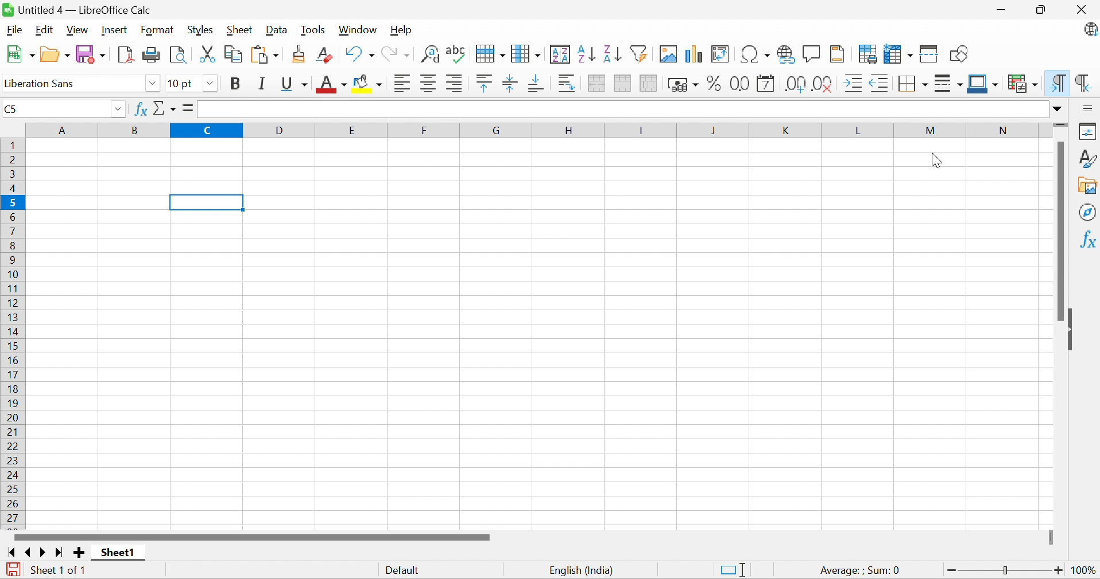 This screenshot has height=579, width=1100. I want to click on Format as number, so click(741, 83).